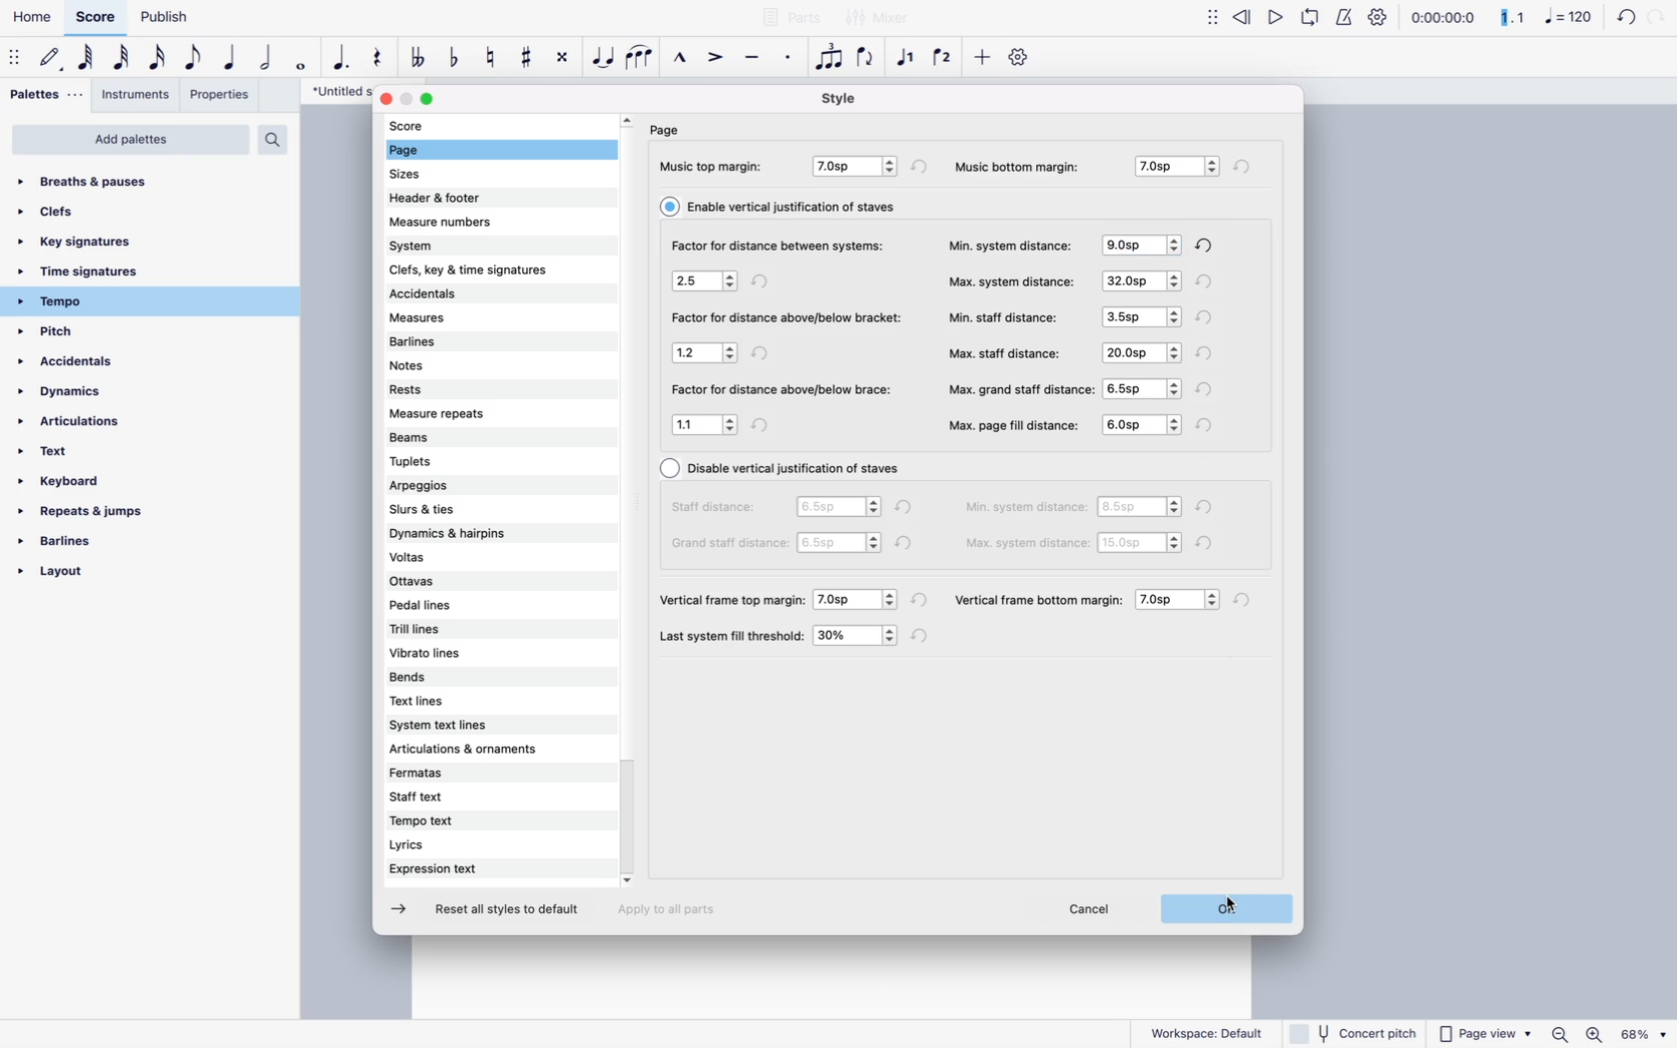 The height and width of the screenshot is (1048, 1677). I want to click on options, so click(705, 353).